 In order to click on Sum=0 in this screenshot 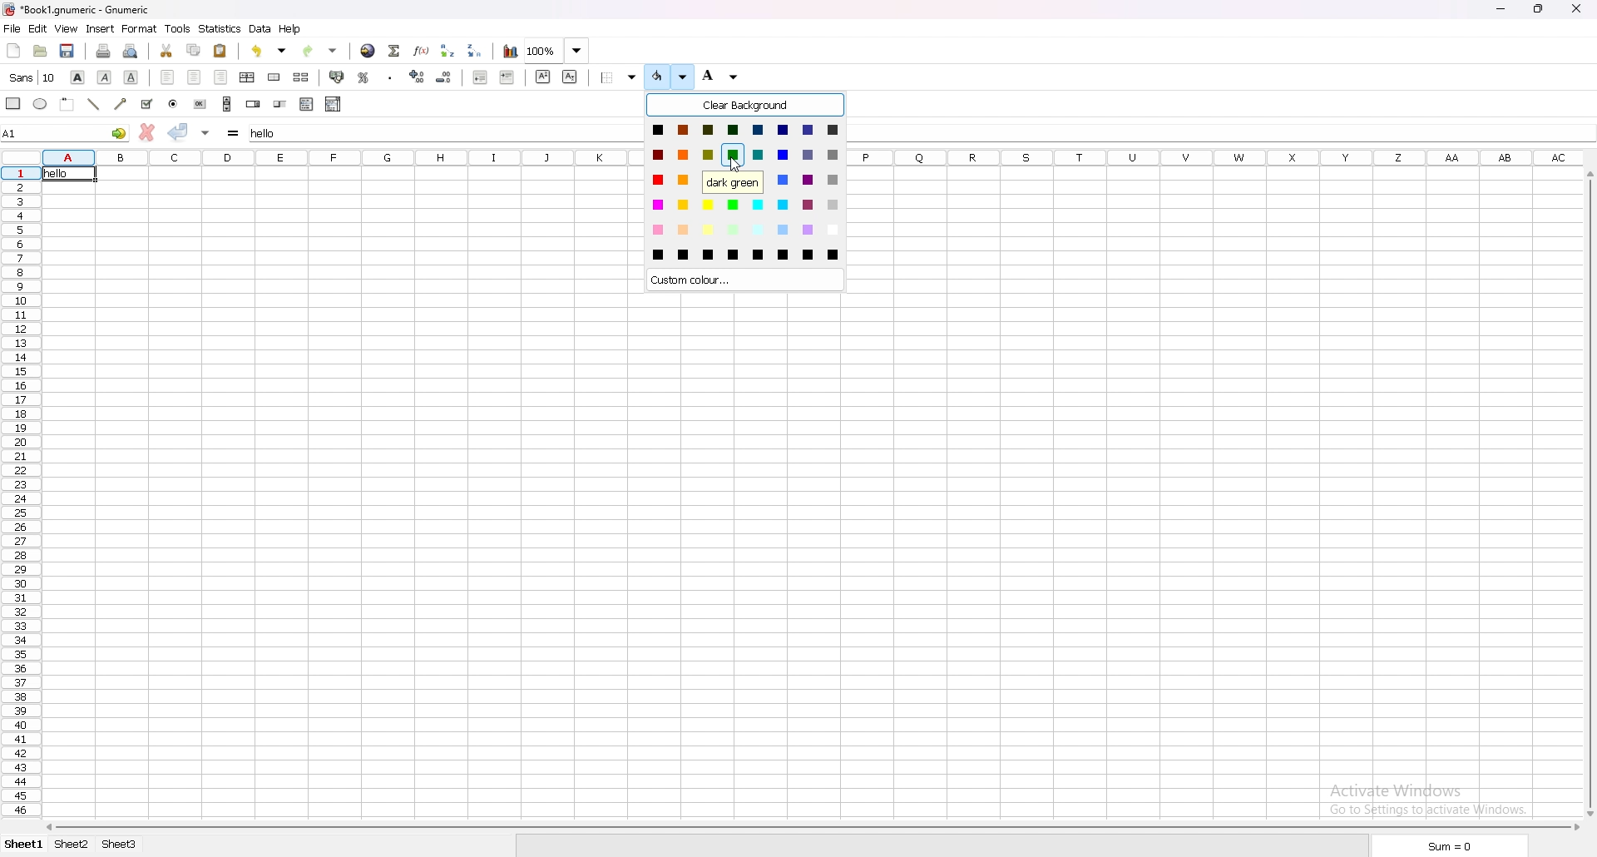, I will do `click(1449, 846)`.